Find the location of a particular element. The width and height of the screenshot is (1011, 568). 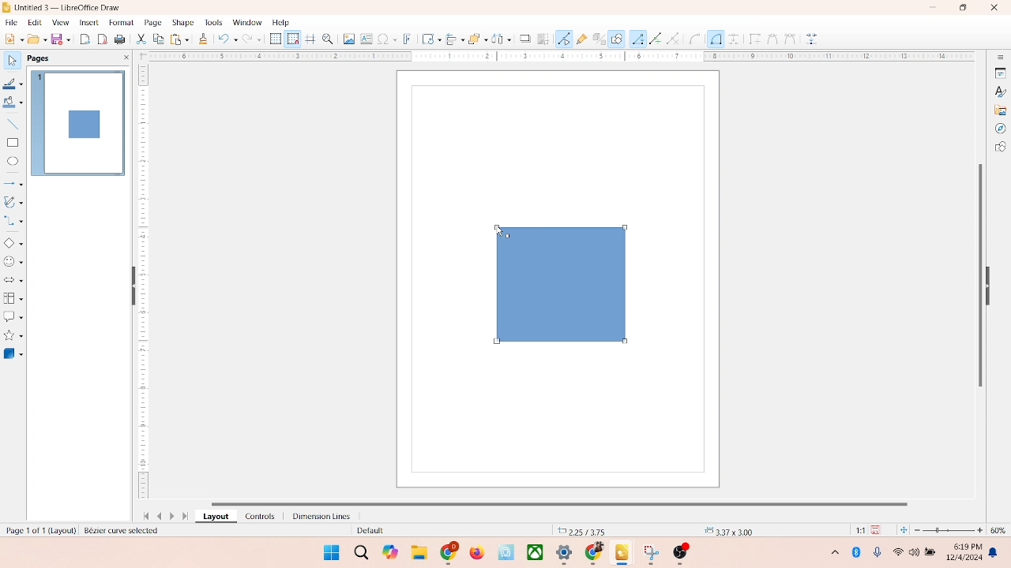

flowchart is located at coordinates (13, 298).